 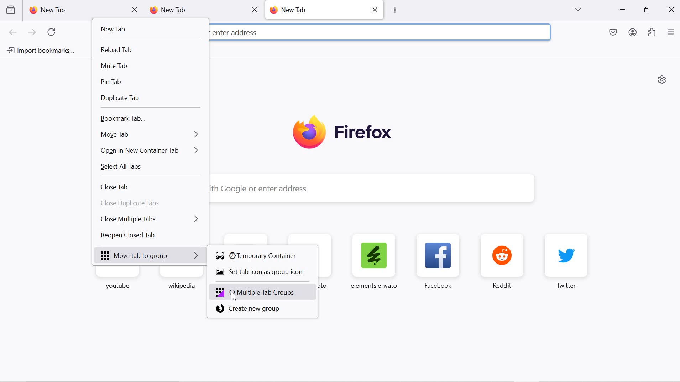 I want to click on create new group, so click(x=262, y=309).